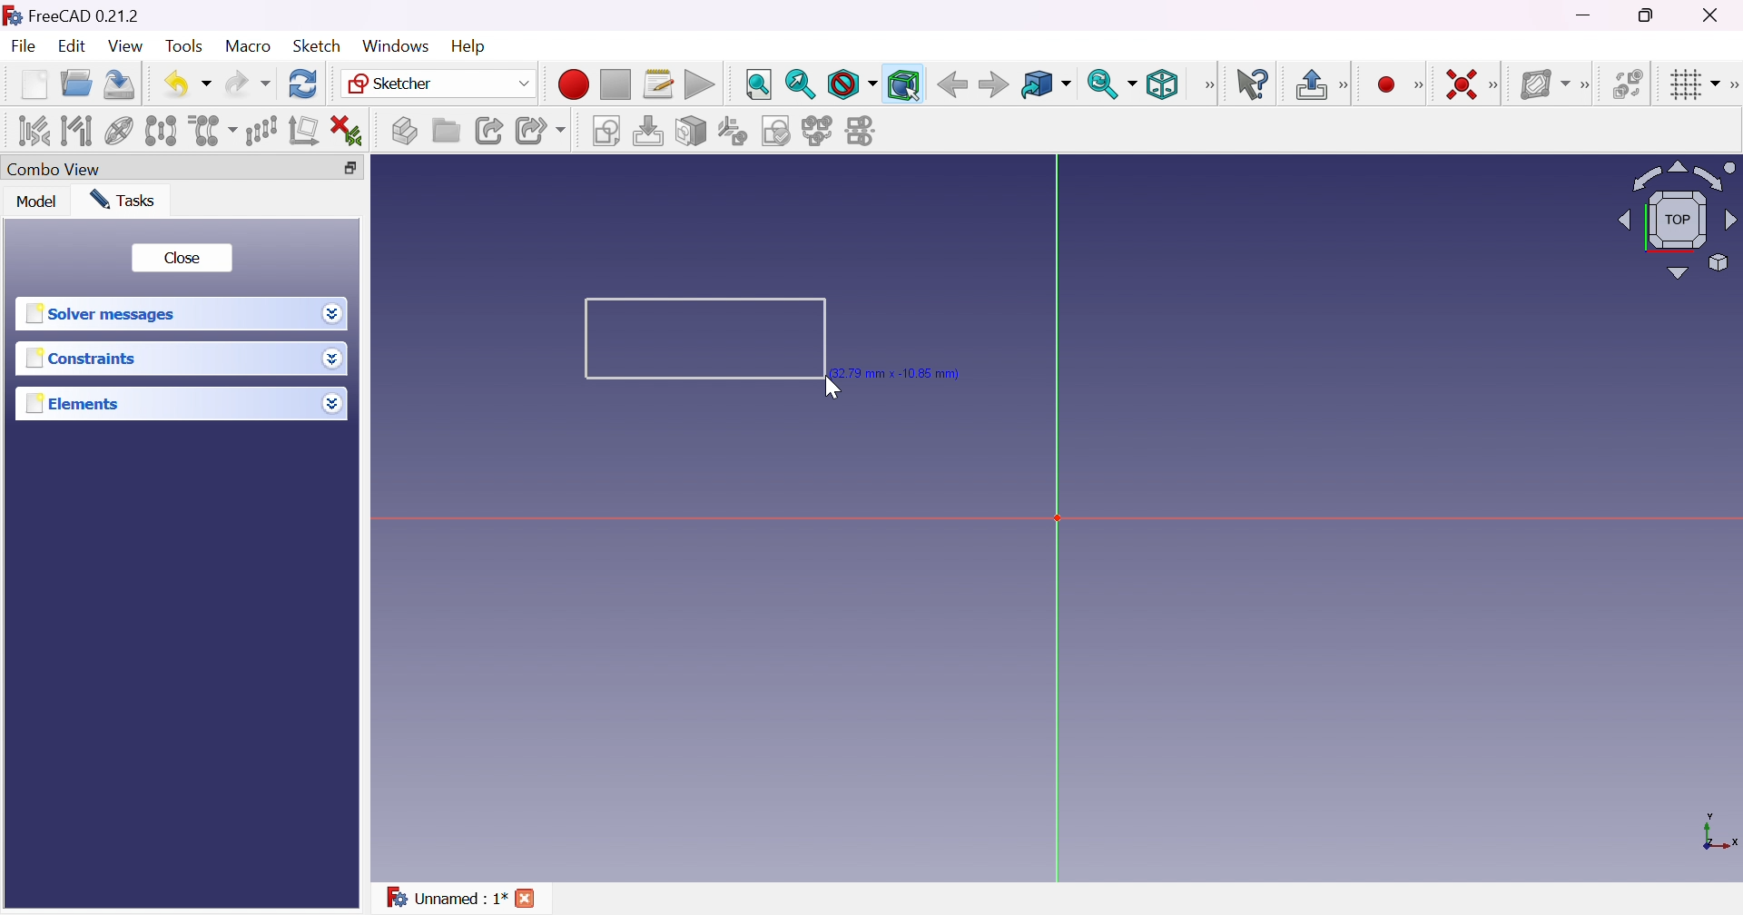 The image size is (1743, 915). I want to click on Viewing angle, so click(1677, 221).